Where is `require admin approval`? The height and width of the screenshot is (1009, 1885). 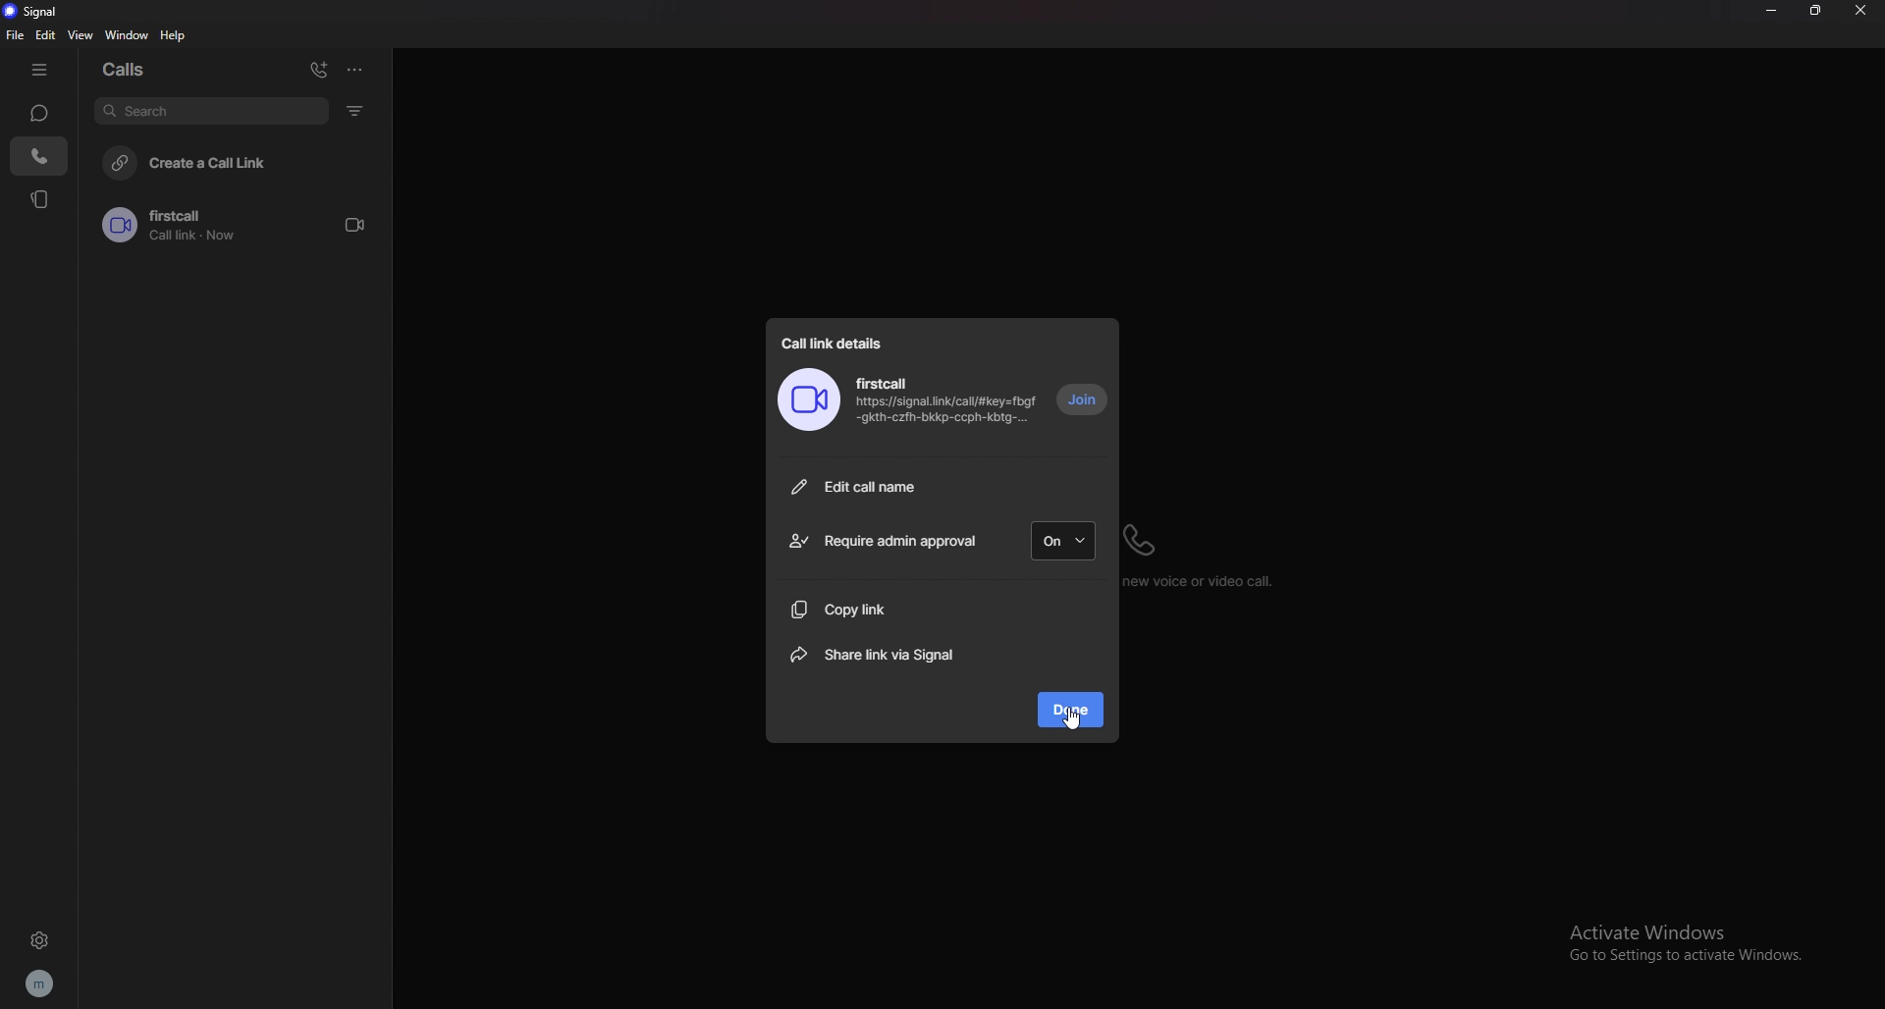 require admin approval is located at coordinates (882, 542).